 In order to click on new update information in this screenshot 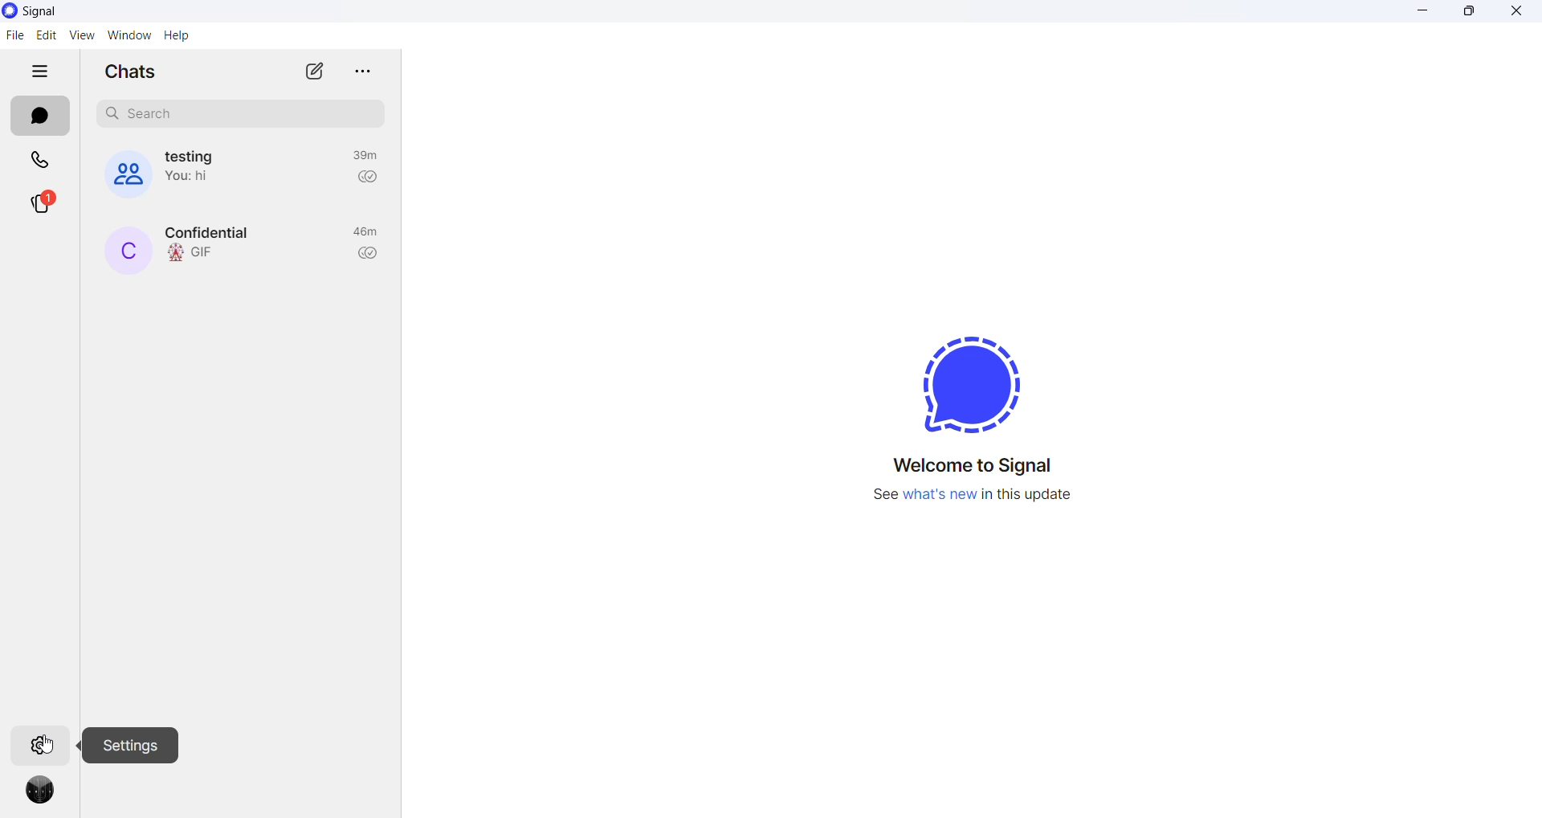, I will do `click(970, 497)`.